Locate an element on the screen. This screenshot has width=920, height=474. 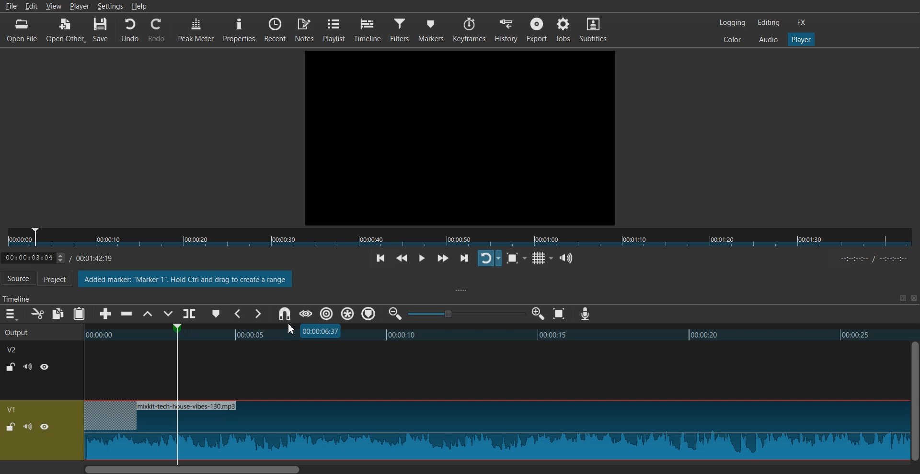
Show the volume control is located at coordinates (566, 259).